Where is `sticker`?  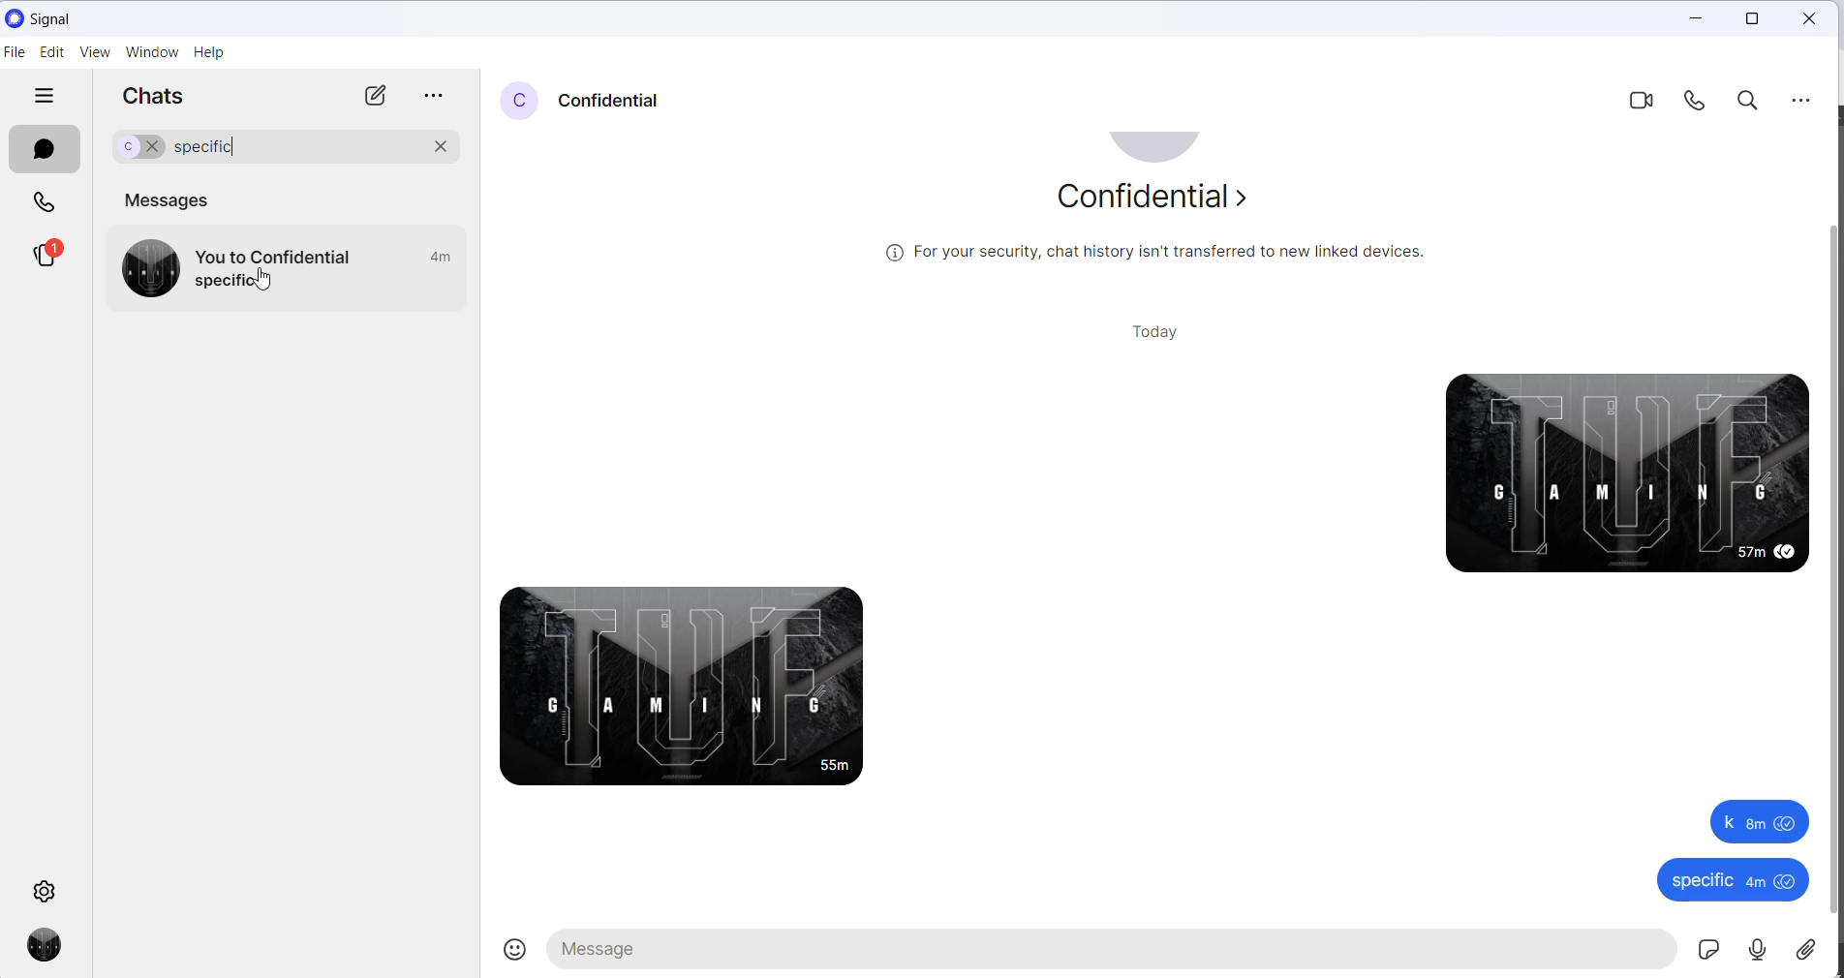 sticker is located at coordinates (1706, 954).